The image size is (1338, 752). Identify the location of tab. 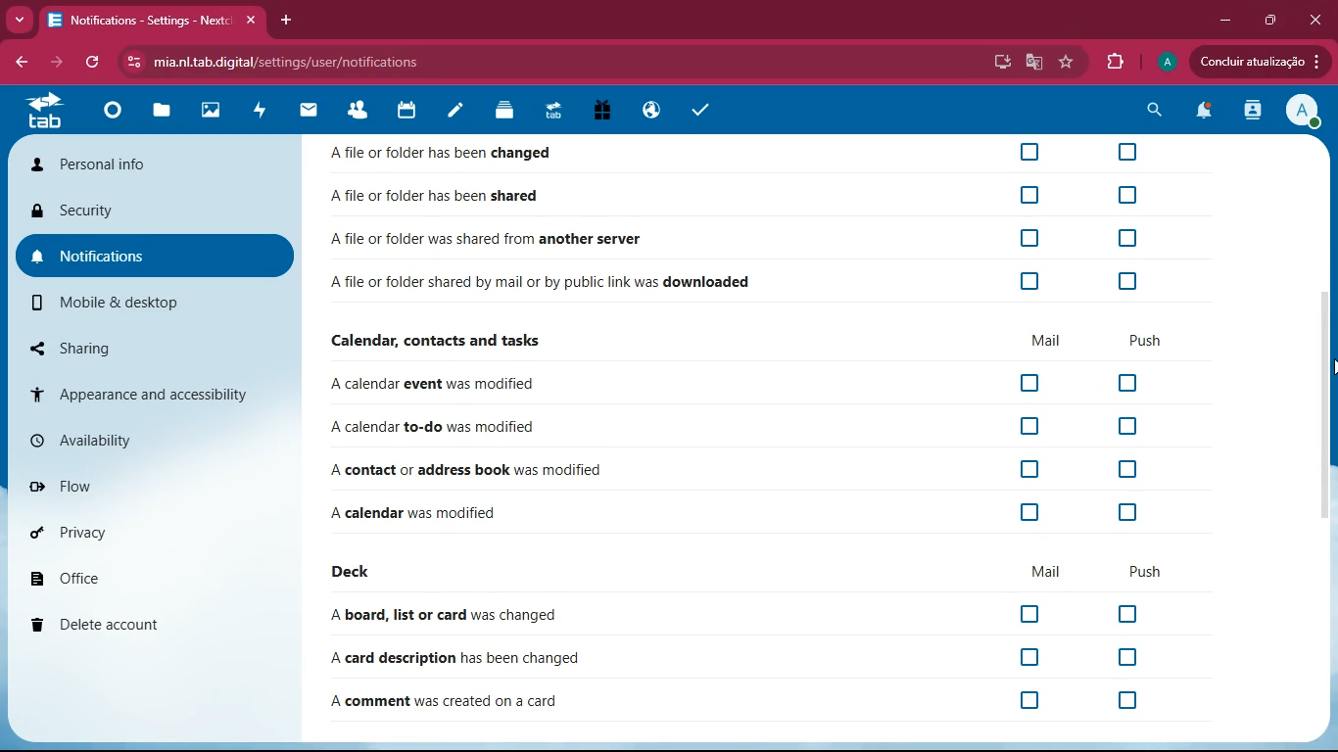
(555, 112).